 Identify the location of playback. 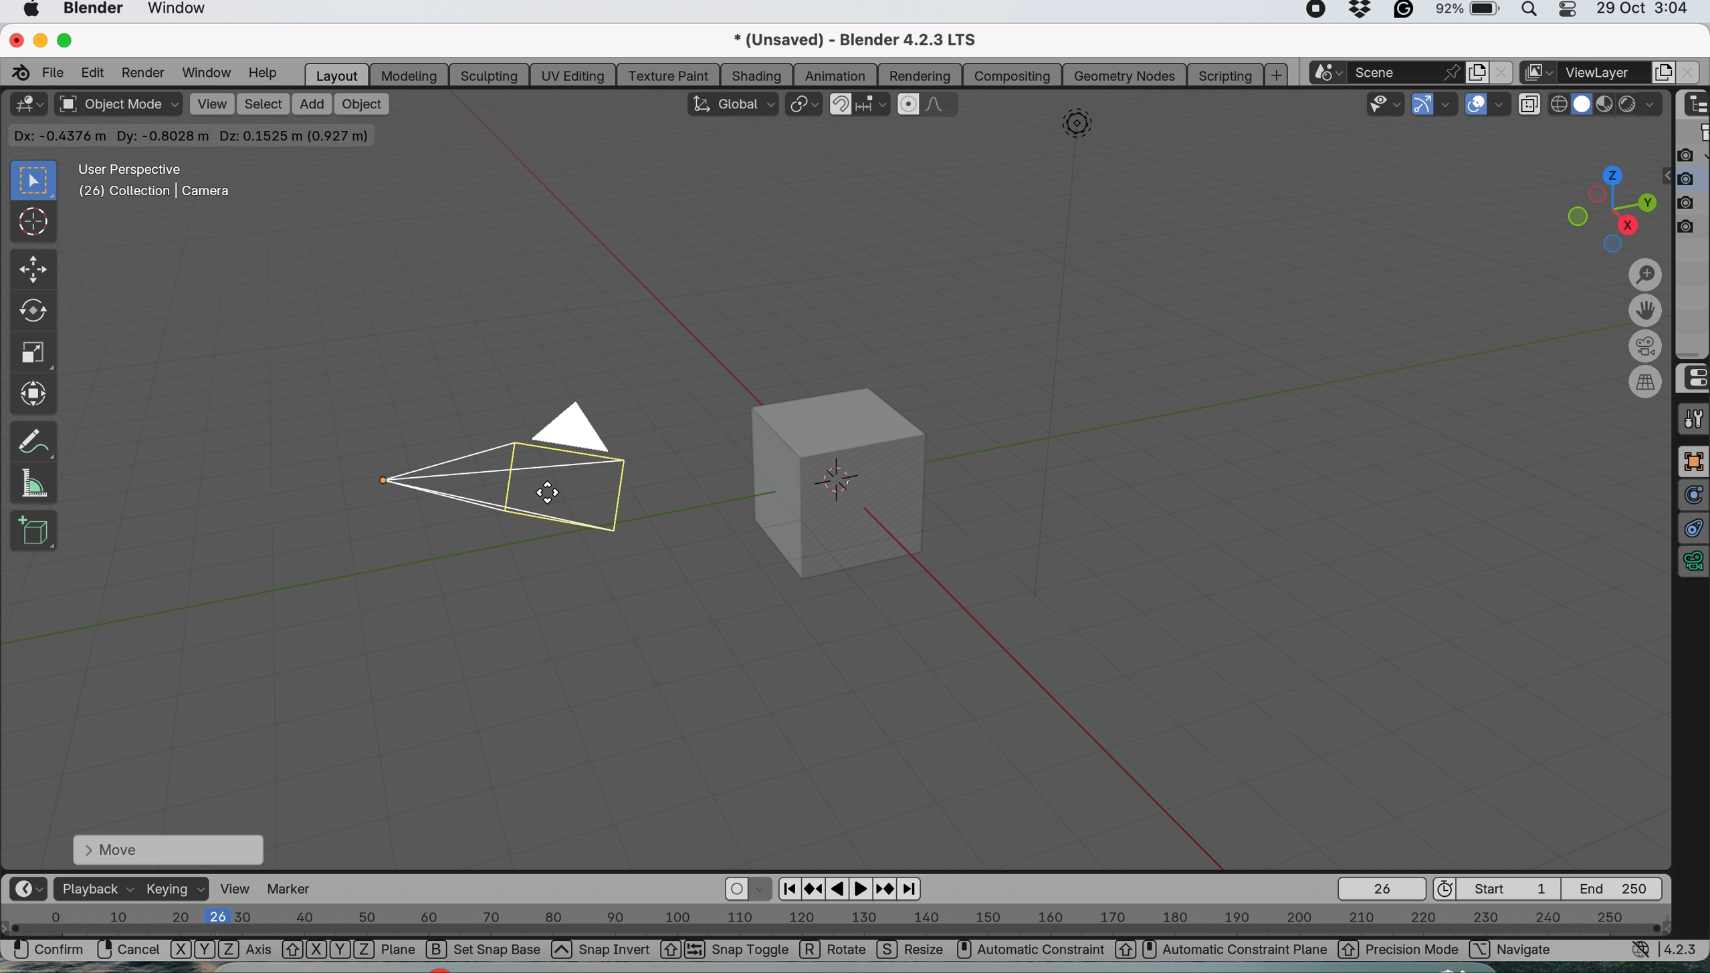
(94, 888).